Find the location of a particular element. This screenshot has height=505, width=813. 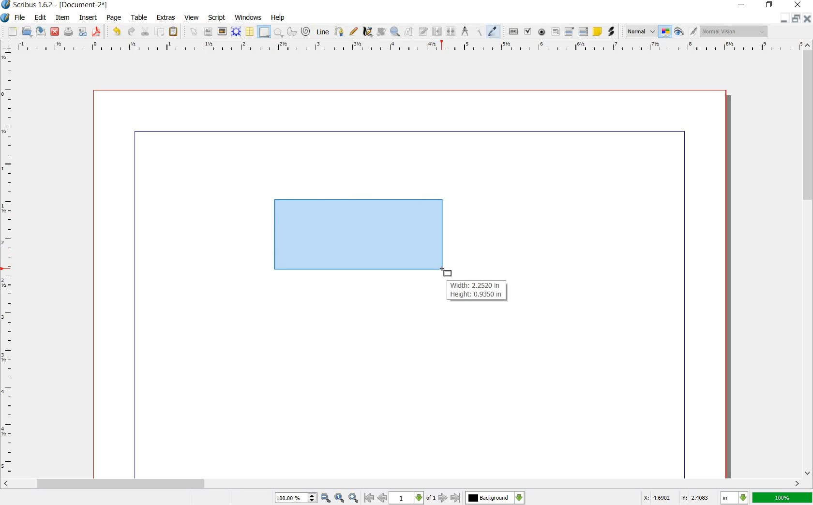

TOGGLE COLOR MANAGEMENT SYSTEM is located at coordinates (666, 32).